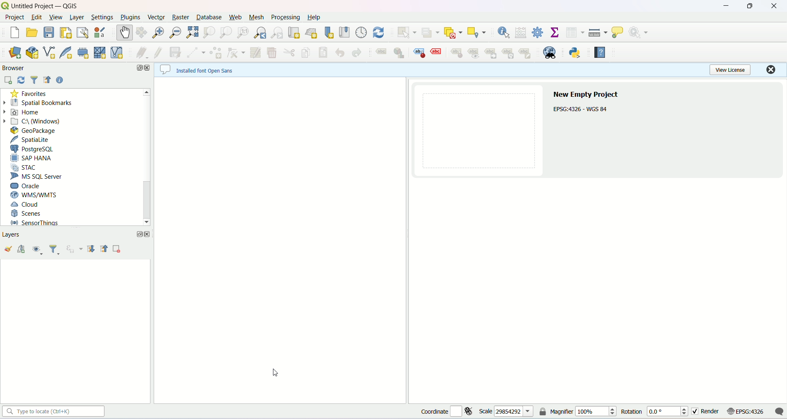  What do you see at coordinates (287, 17) in the screenshot?
I see `processing` at bounding box center [287, 17].